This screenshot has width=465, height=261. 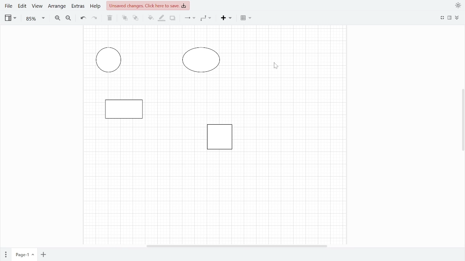 I want to click on Connection, so click(x=190, y=18).